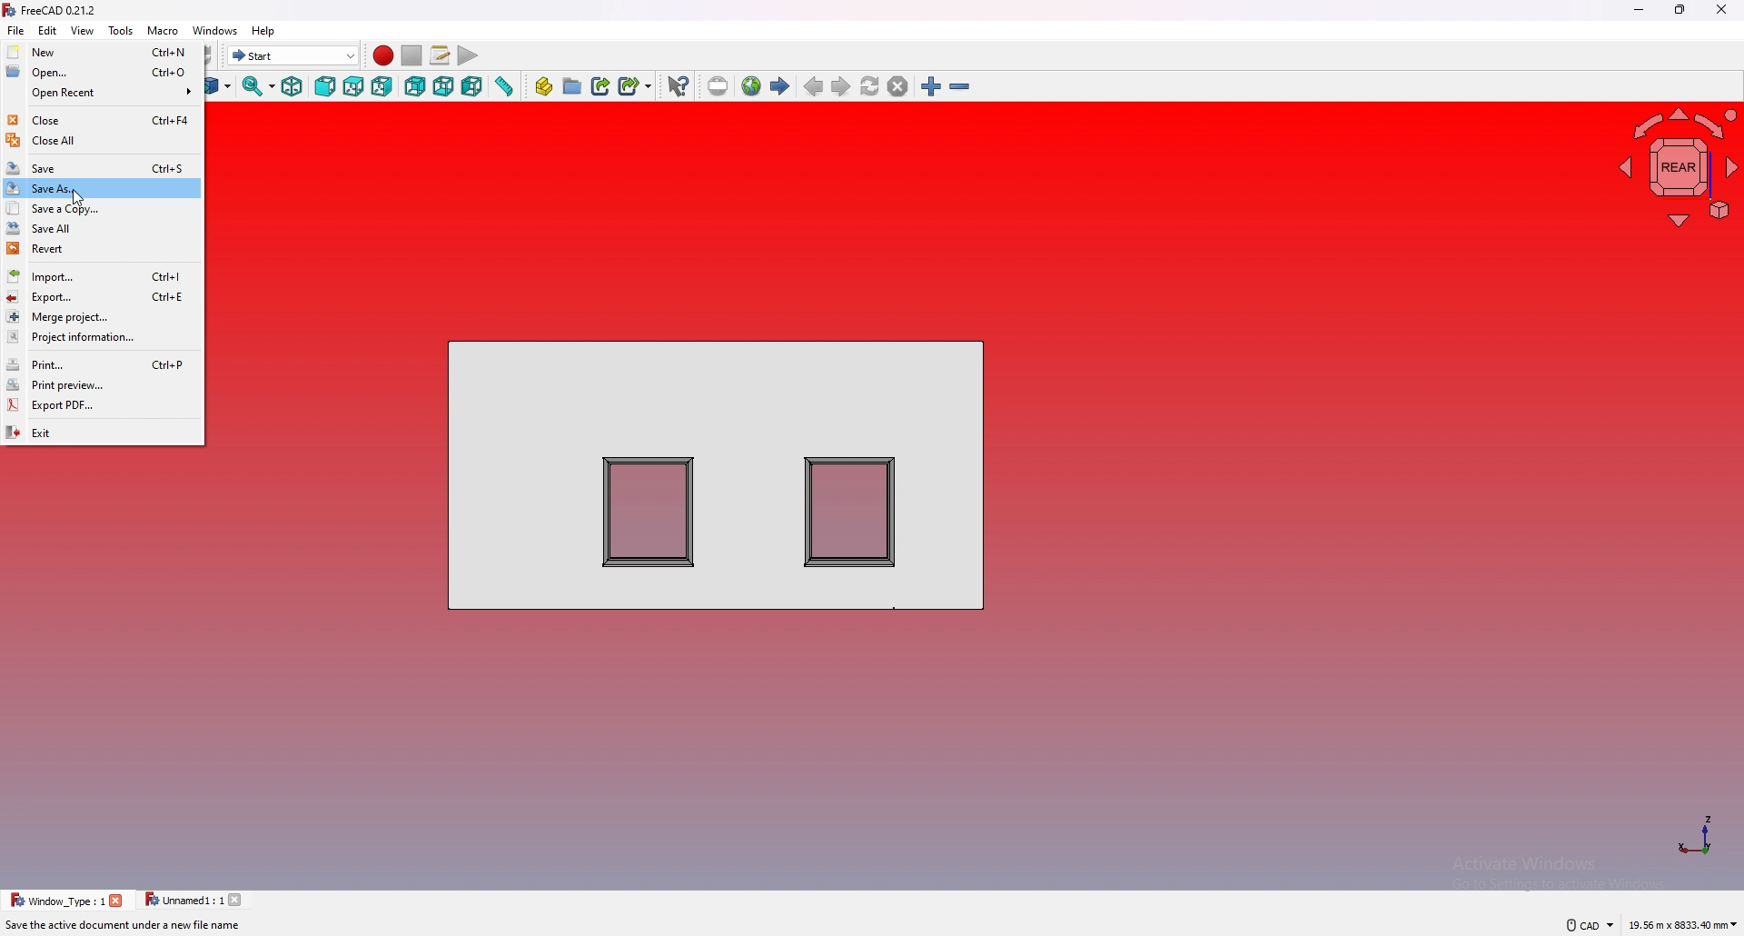 The height and width of the screenshot is (936, 1744). What do you see at coordinates (293, 55) in the screenshot?
I see `switch between workbenches` at bounding box center [293, 55].